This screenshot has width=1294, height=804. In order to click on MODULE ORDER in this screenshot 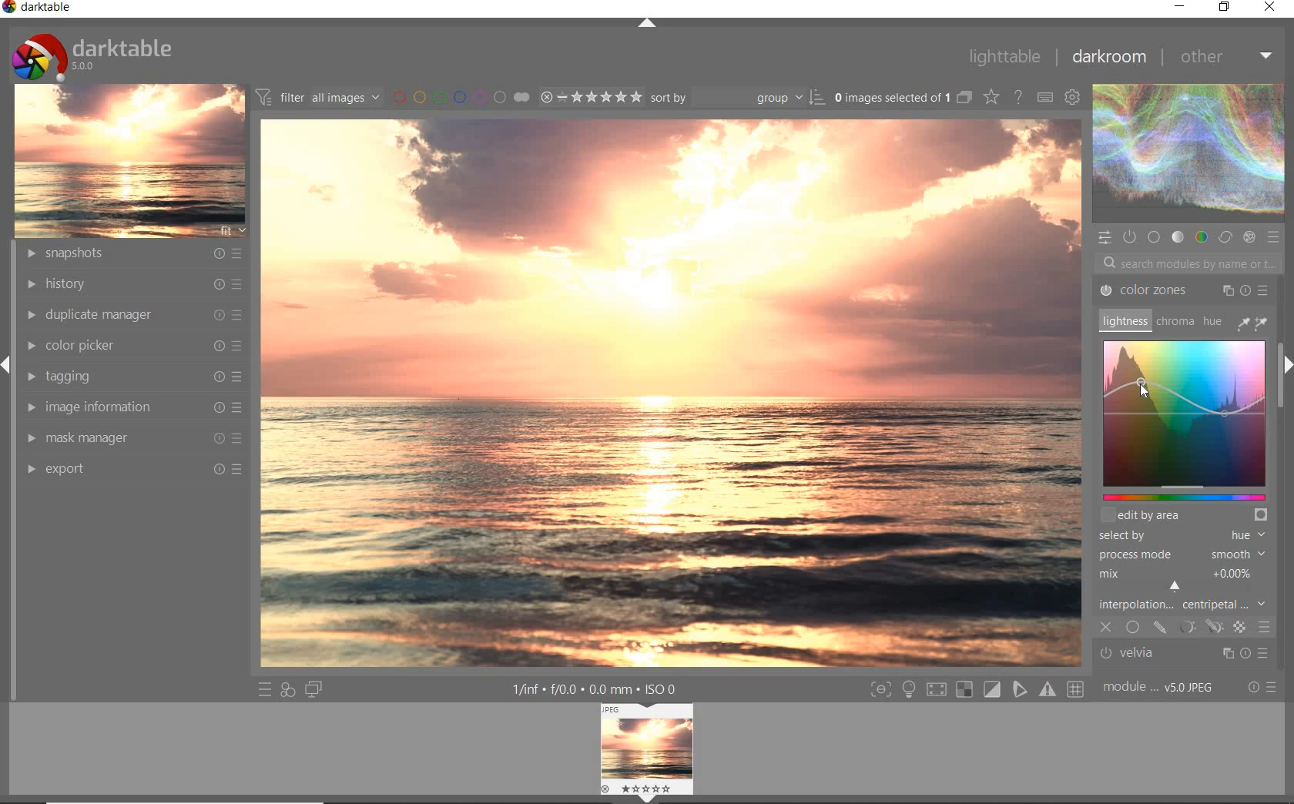, I will do `click(1160, 688)`.